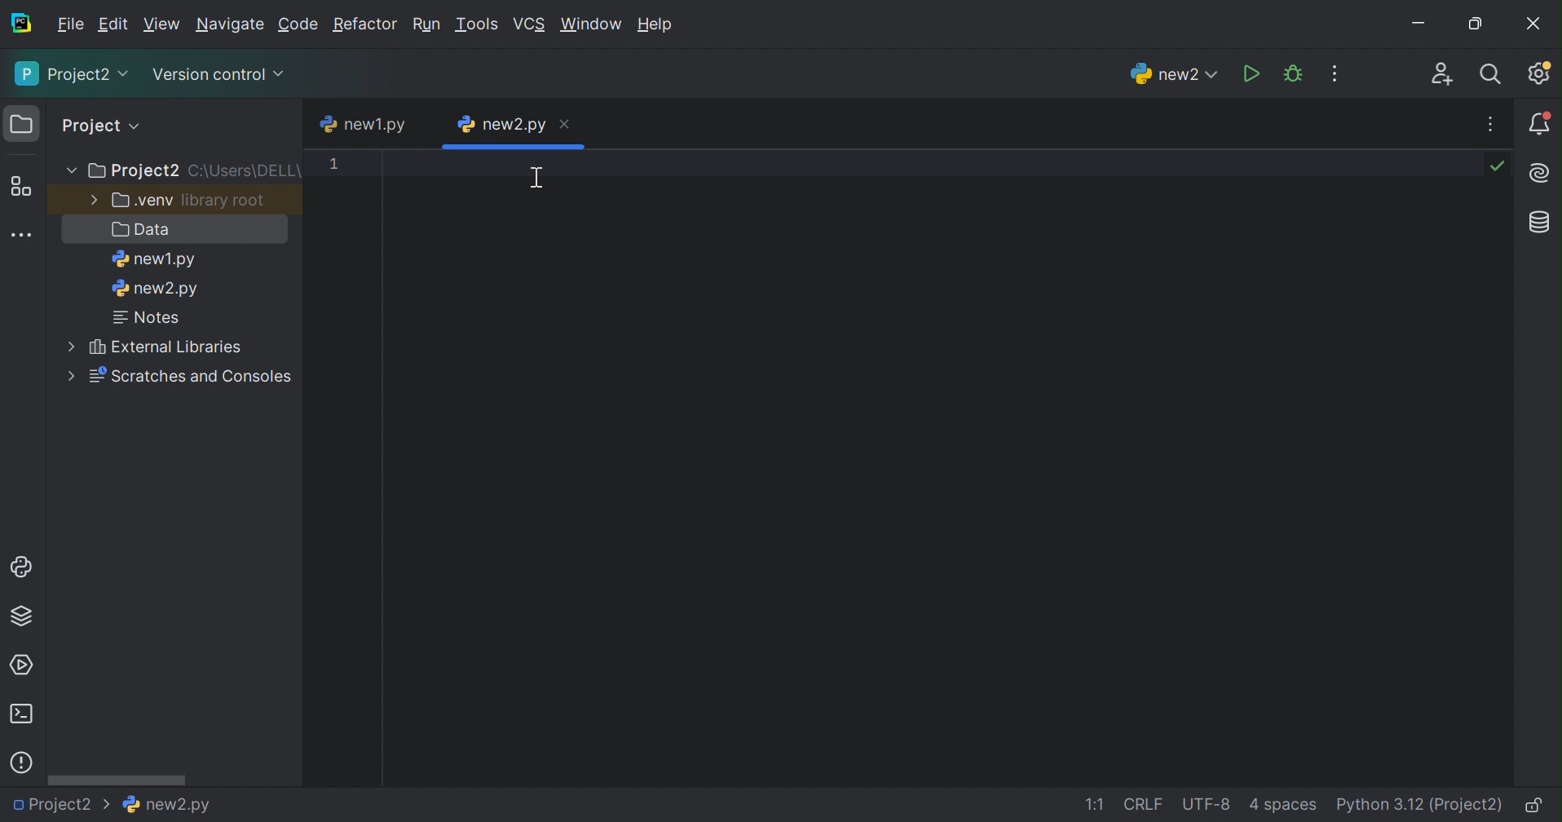  What do you see at coordinates (479, 24) in the screenshot?
I see `Tools` at bounding box center [479, 24].